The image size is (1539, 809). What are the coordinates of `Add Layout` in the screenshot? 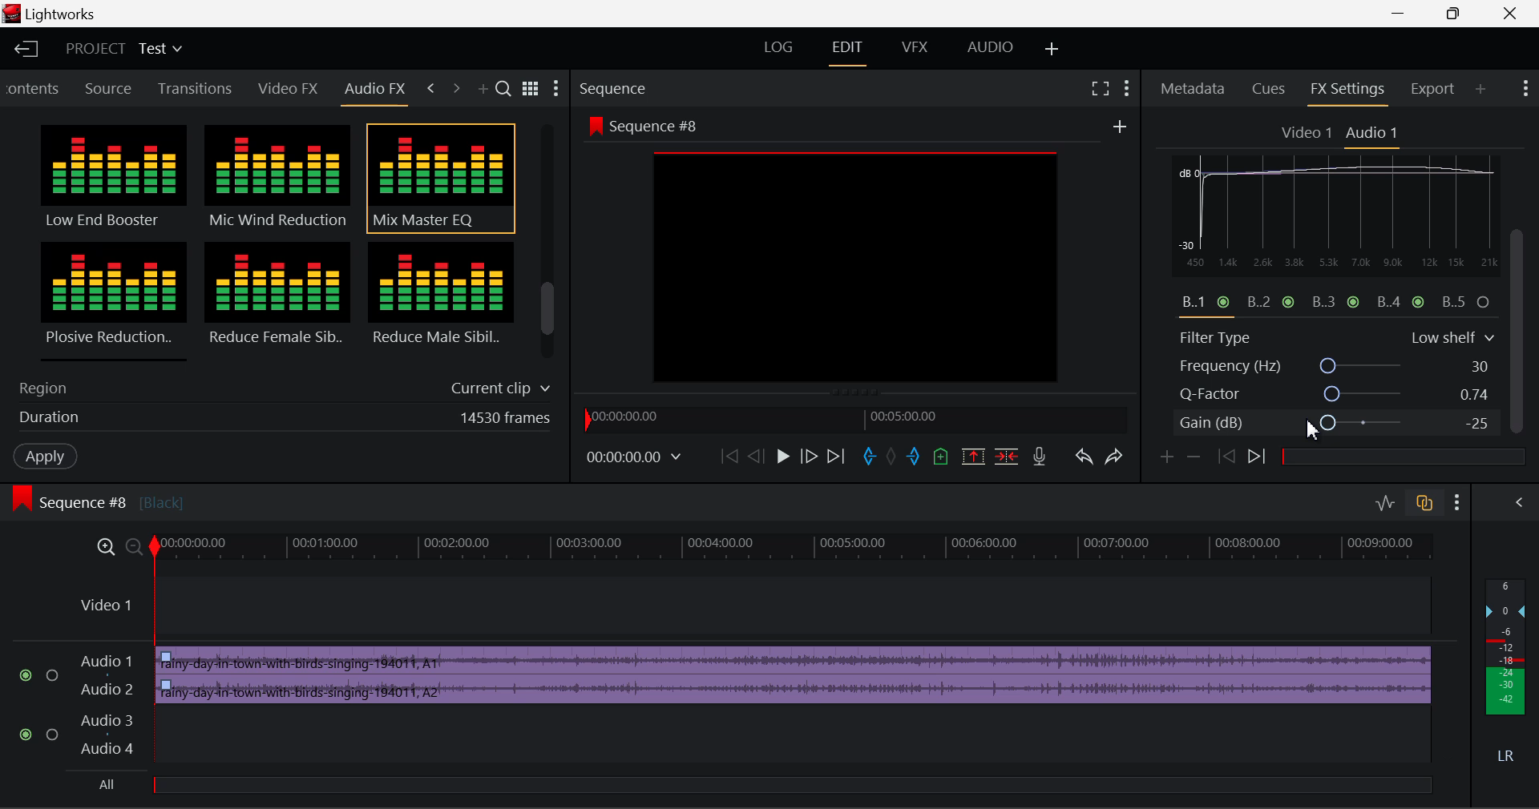 It's located at (1049, 48).